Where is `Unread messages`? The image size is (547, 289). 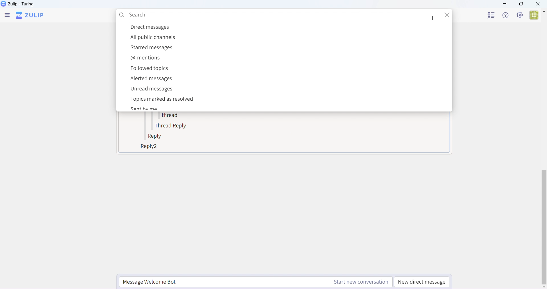
Unread messages is located at coordinates (155, 90).